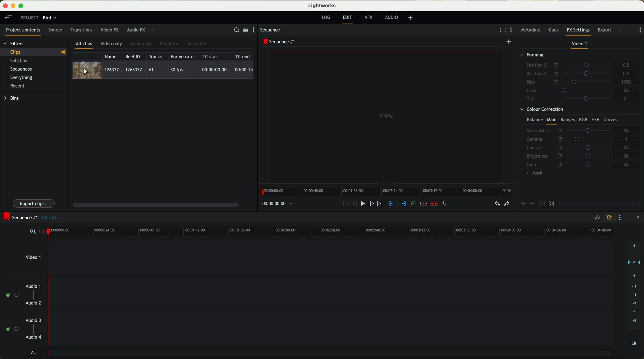 This screenshot has height=359, width=644. Describe the element at coordinates (362, 203) in the screenshot. I see `play` at that location.